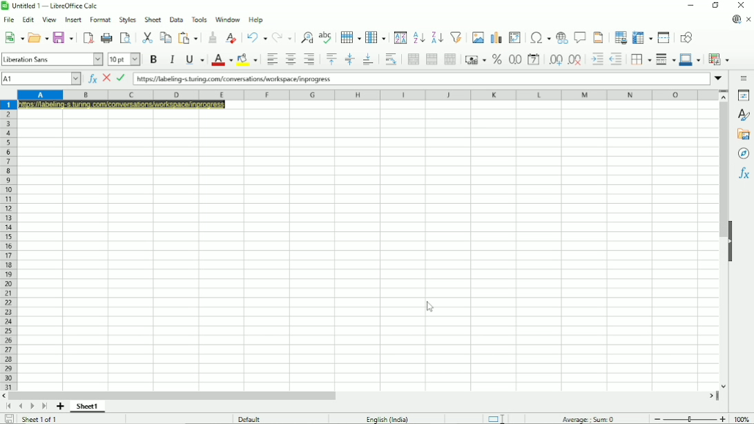 This screenshot has height=424, width=754. What do you see at coordinates (561, 39) in the screenshot?
I see `Insert hyperlink` at bounding box center [561, 39].